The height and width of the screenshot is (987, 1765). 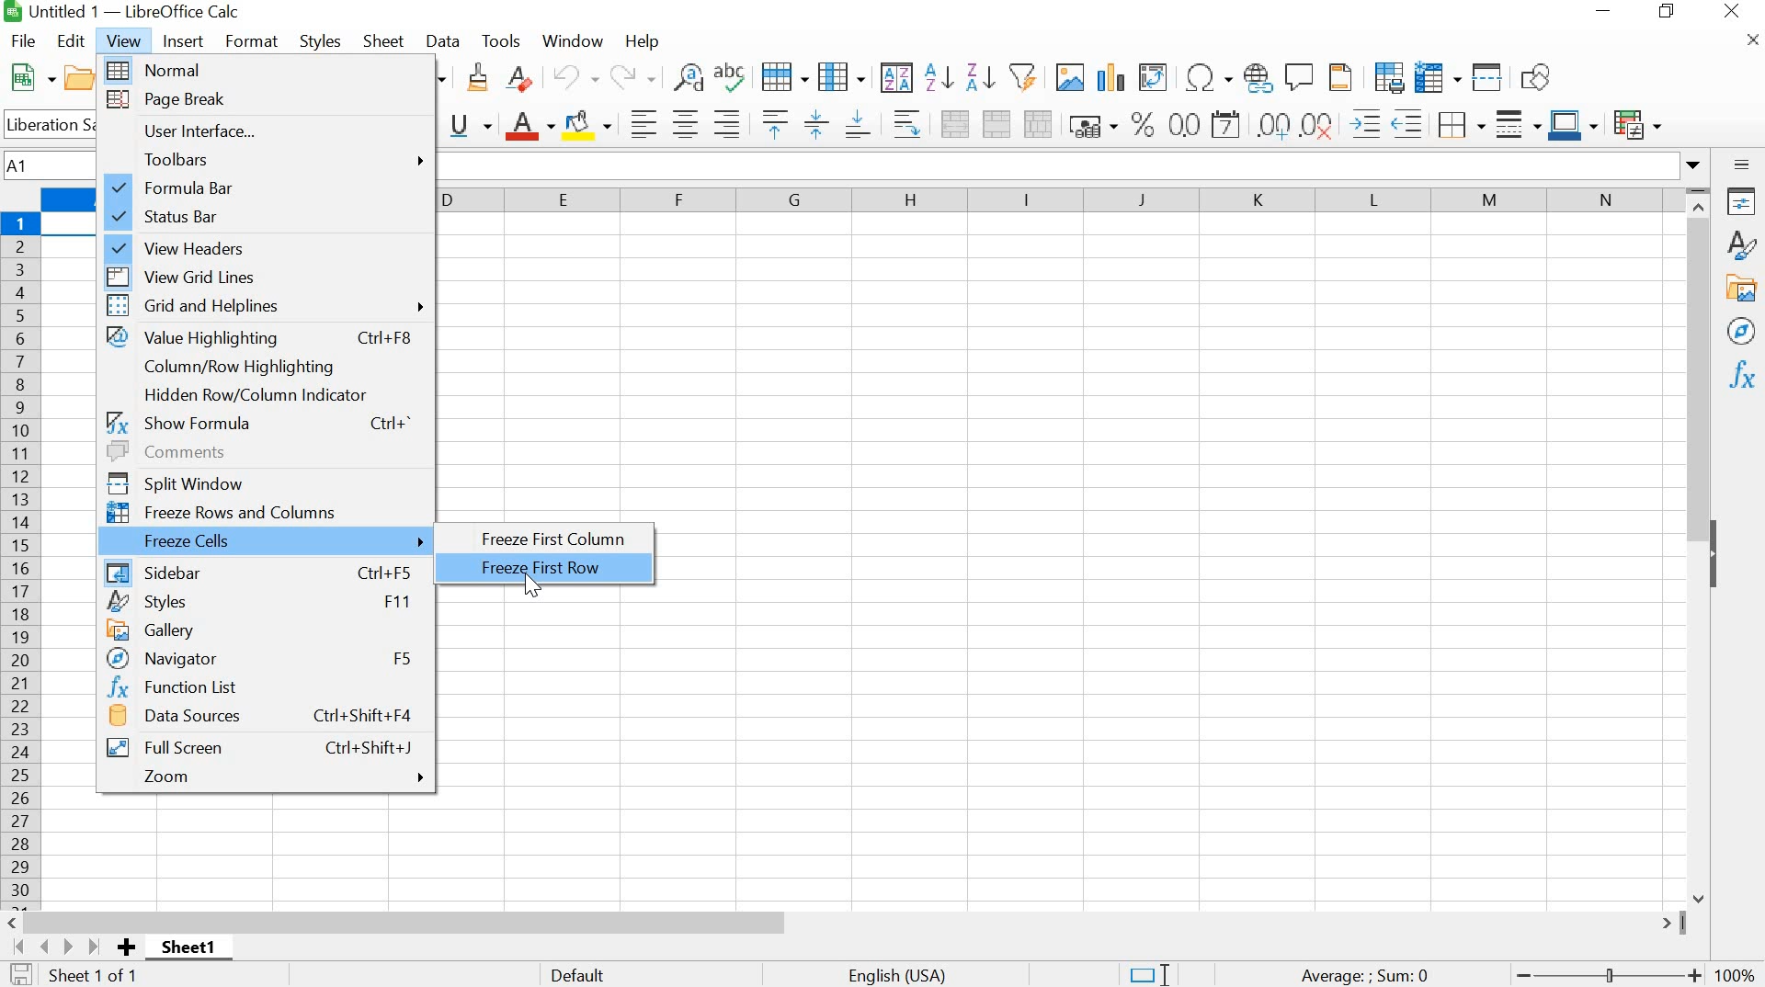 What do you see at coordinates (262, 480) in the screenshot?
I see `SPLIT WINDOW` at bounding box center [262, 480].